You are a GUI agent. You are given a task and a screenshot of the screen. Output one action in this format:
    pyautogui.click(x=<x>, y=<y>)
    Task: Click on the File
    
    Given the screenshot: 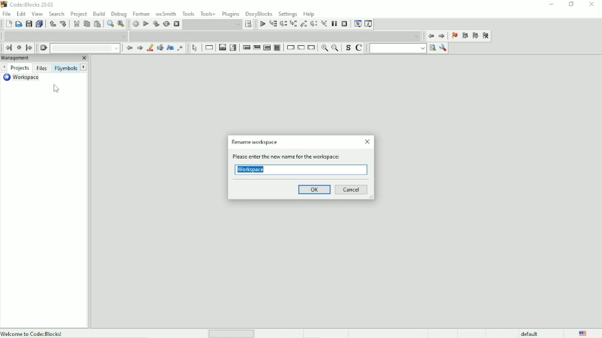 What is the action you would take?
    pyautogui.click(x=7, y=13)
    